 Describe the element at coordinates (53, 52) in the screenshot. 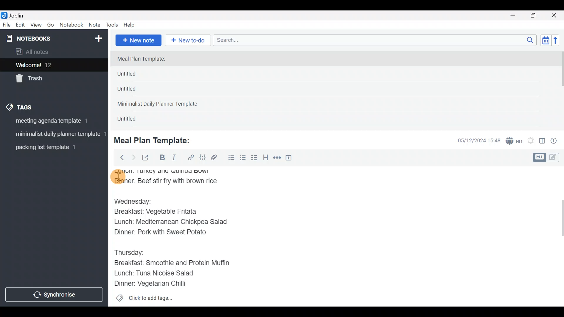

I see `All notes` at that location.